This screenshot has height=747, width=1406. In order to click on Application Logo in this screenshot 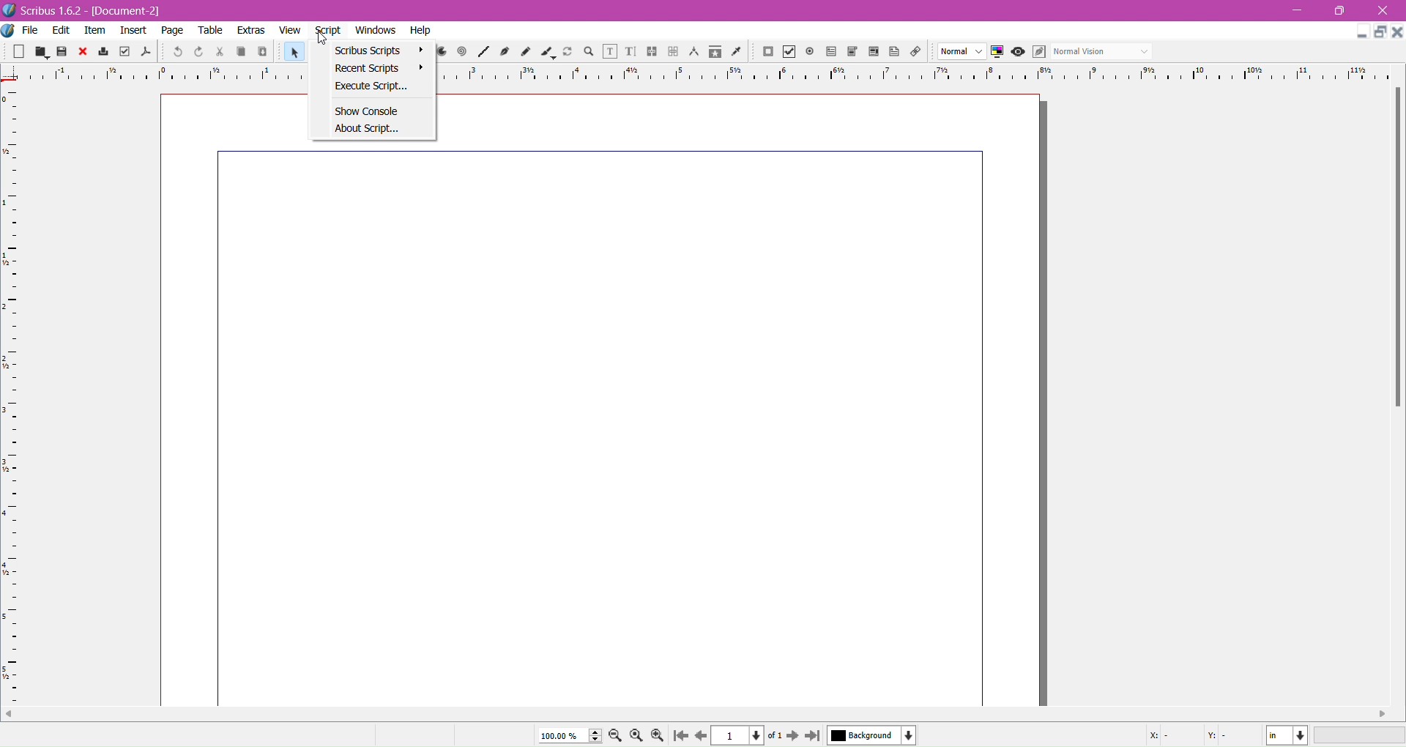, I will do `click(9, 11)`.